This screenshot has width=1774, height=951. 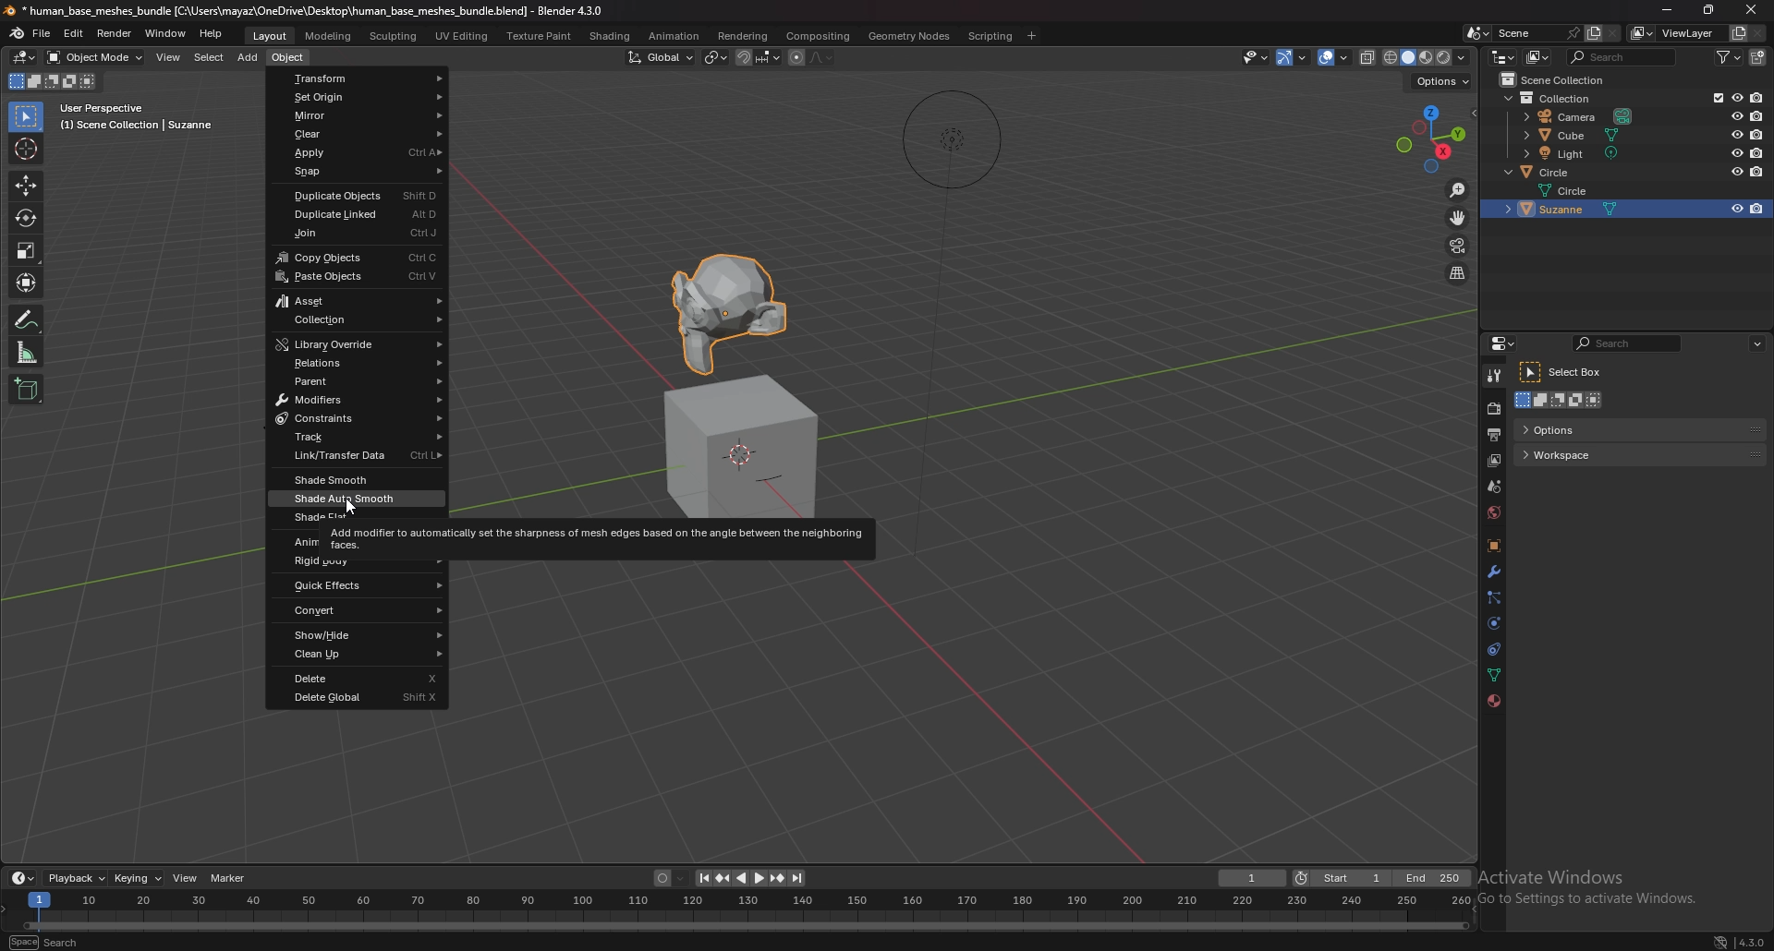 What do you see at coordinates (356, 364) in the screenshot?
I see `relations` at bounding box center [356, 364].